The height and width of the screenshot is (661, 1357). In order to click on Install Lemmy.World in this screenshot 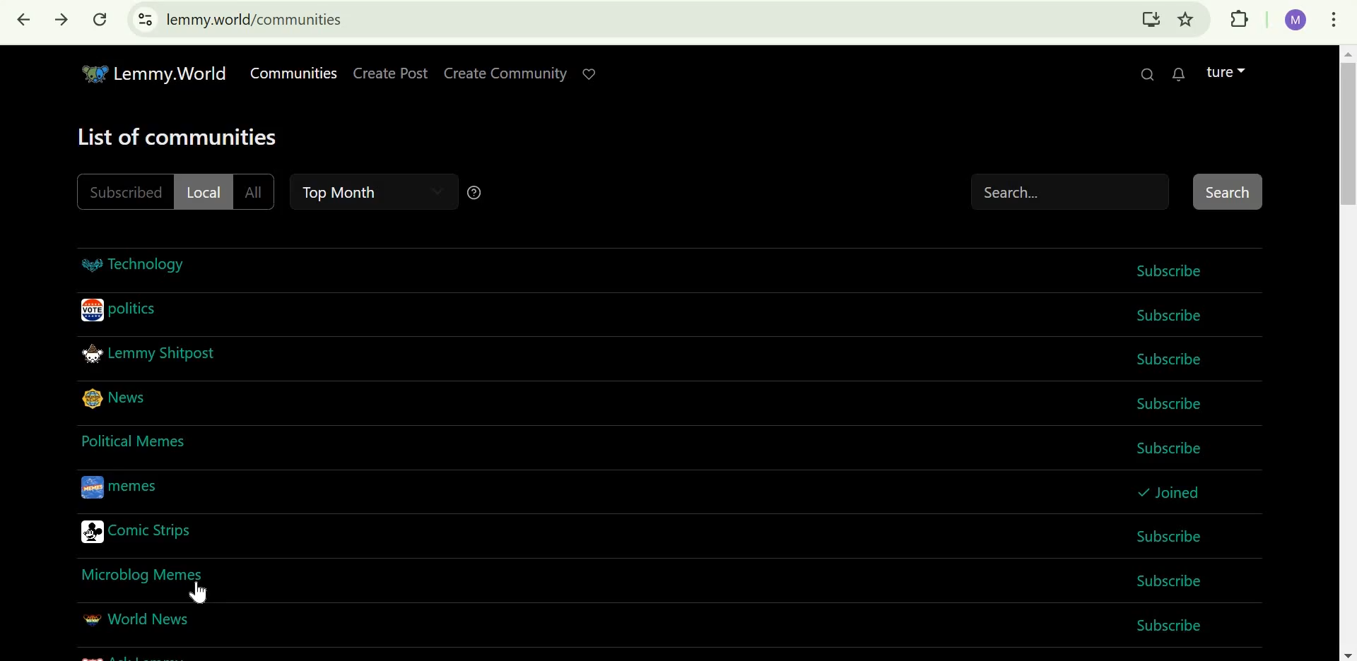, I will do `click(1151, 20)`.